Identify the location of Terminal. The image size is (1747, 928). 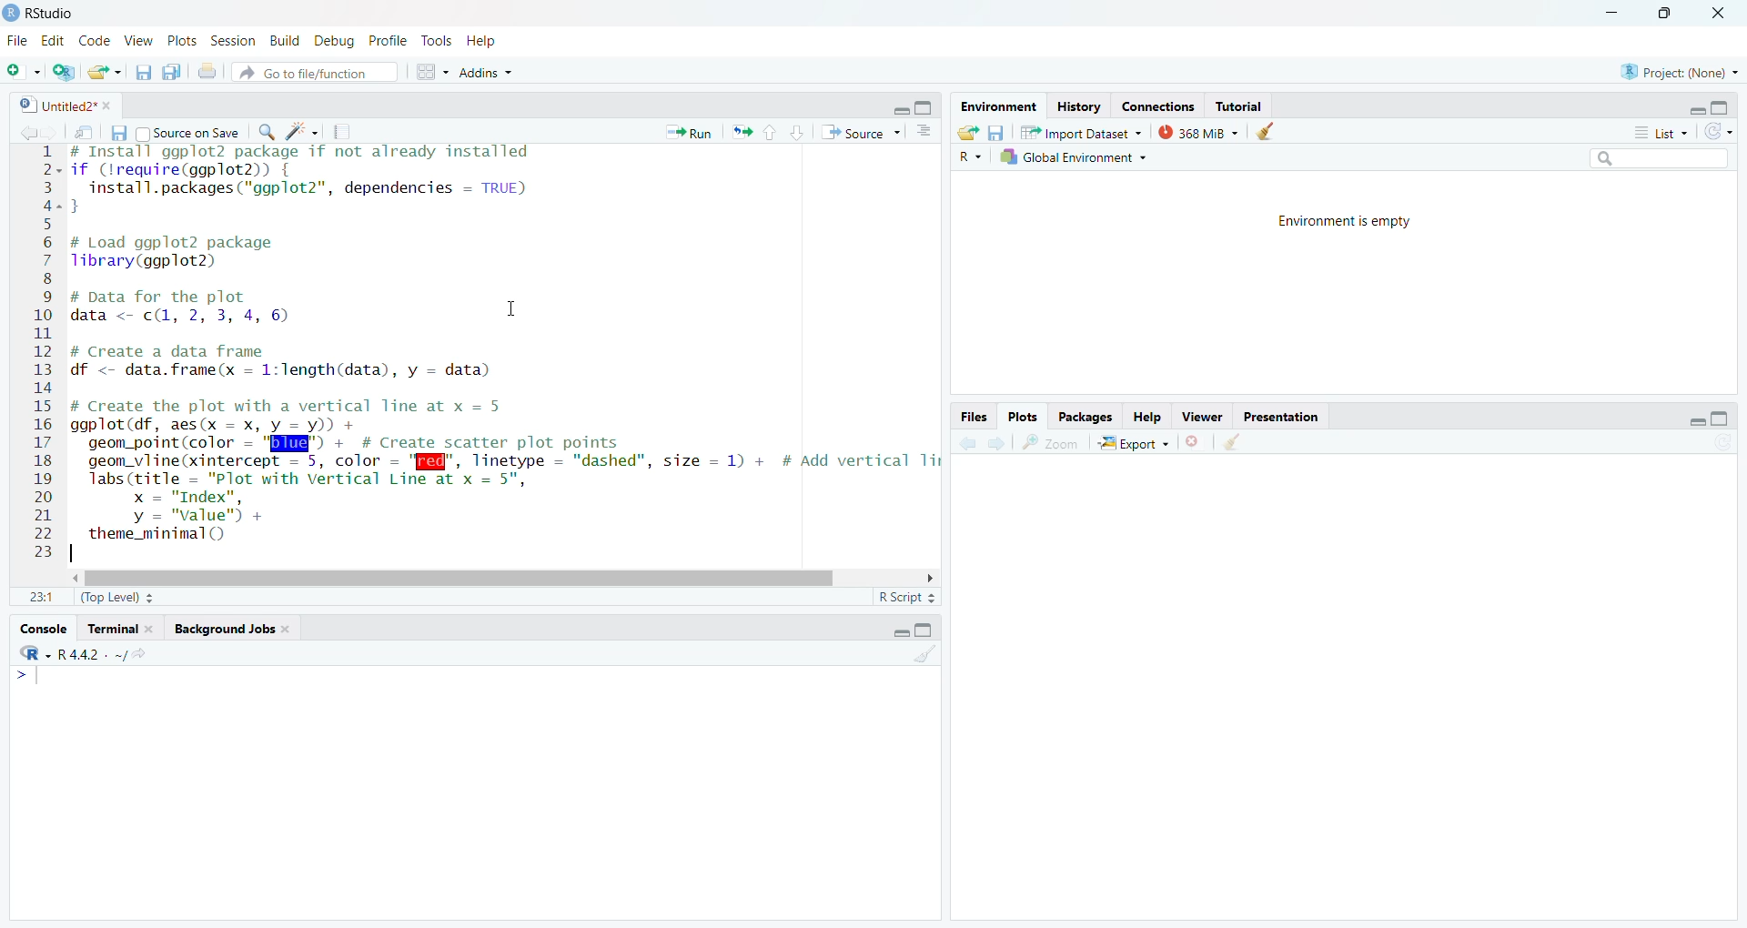
(119, 628).